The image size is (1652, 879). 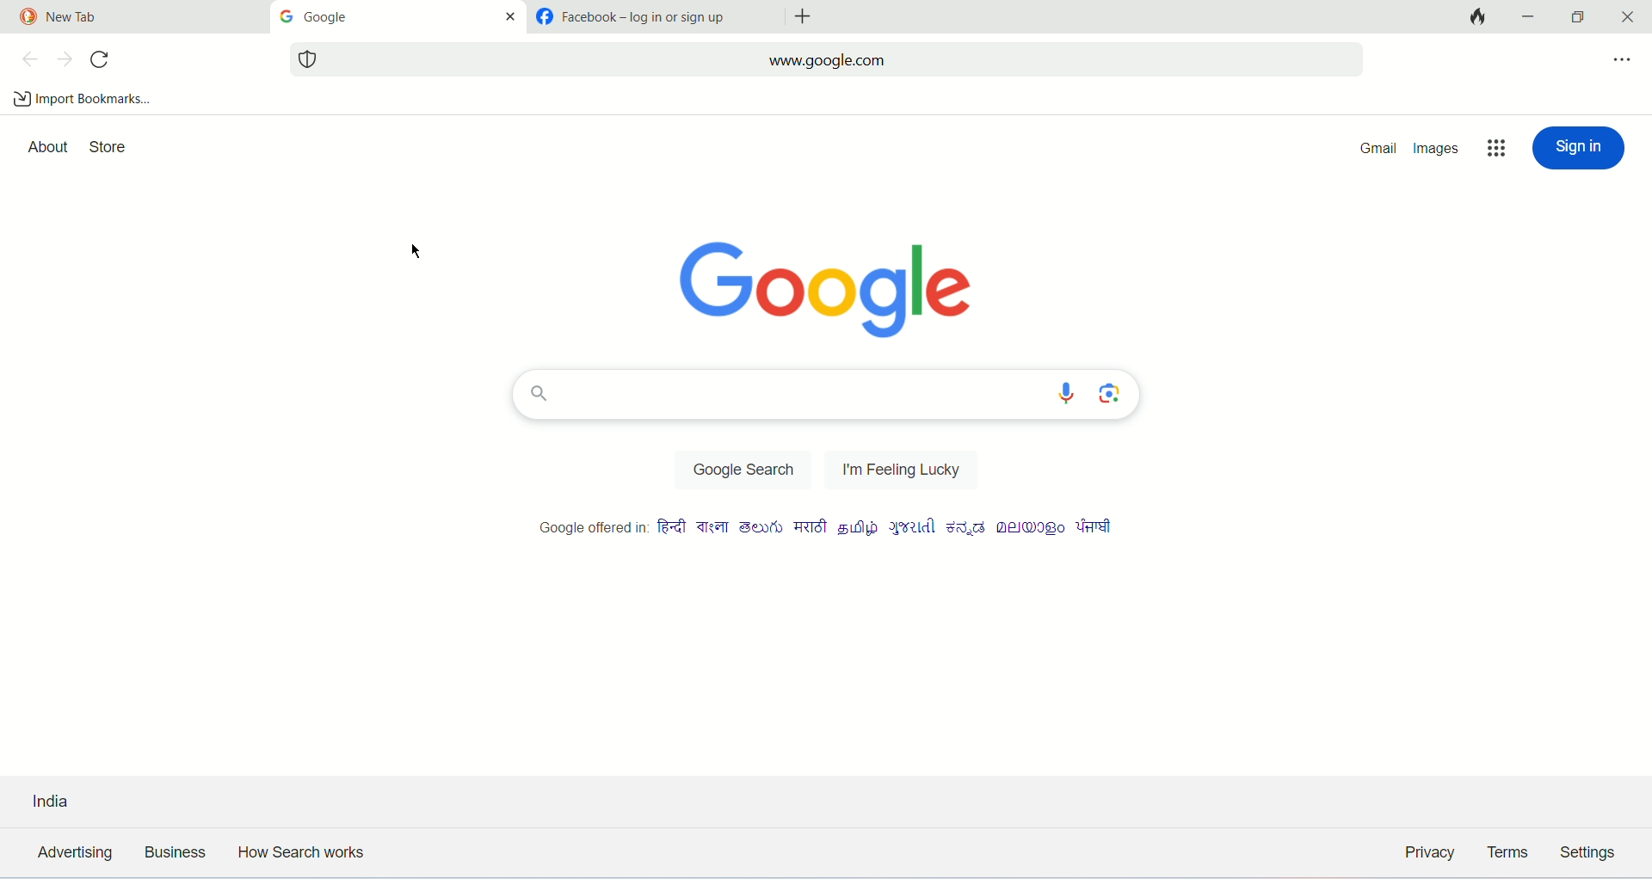 What do you see at coordinates (1499, 150) in the screenshot?
I see `more options` at bounding box center [1499, 150].